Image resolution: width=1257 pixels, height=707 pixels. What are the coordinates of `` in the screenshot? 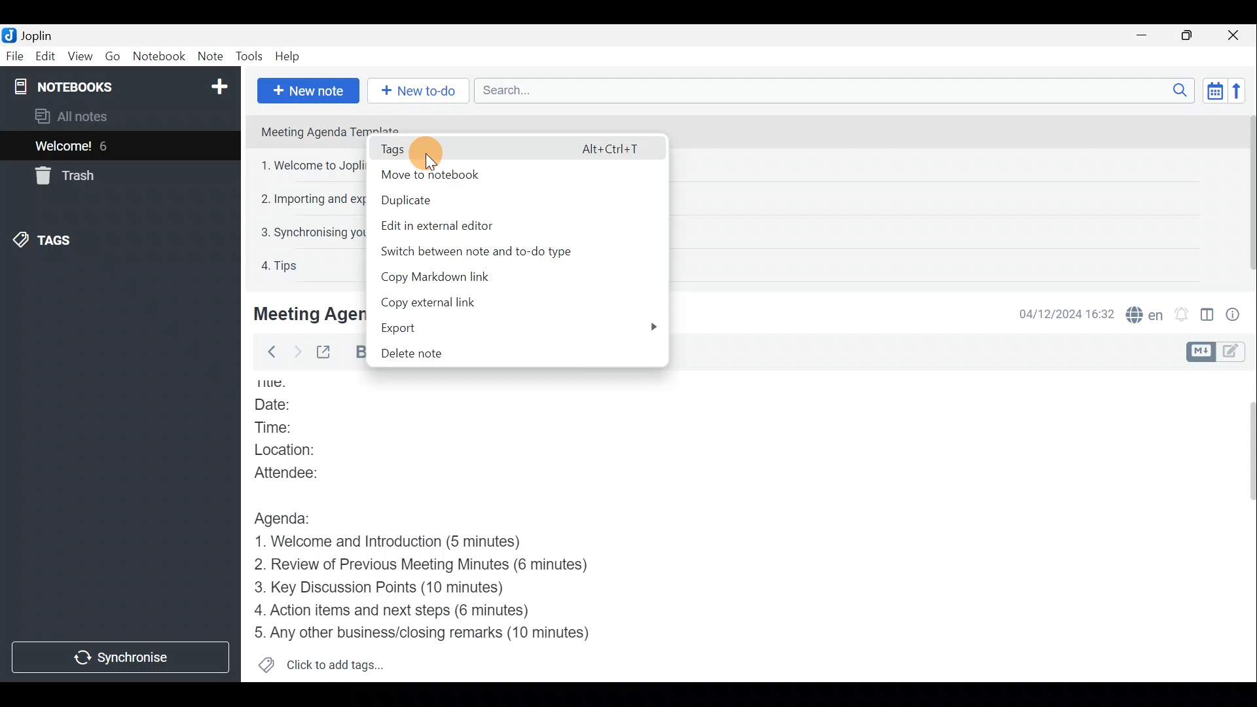 It's located at (304, 314).